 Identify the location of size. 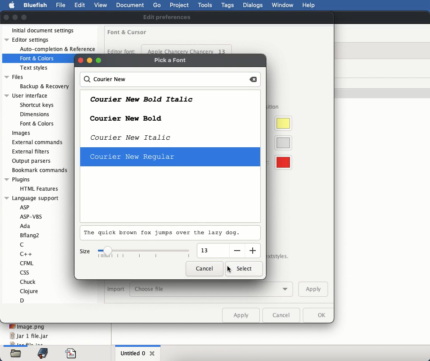
(137, 253).